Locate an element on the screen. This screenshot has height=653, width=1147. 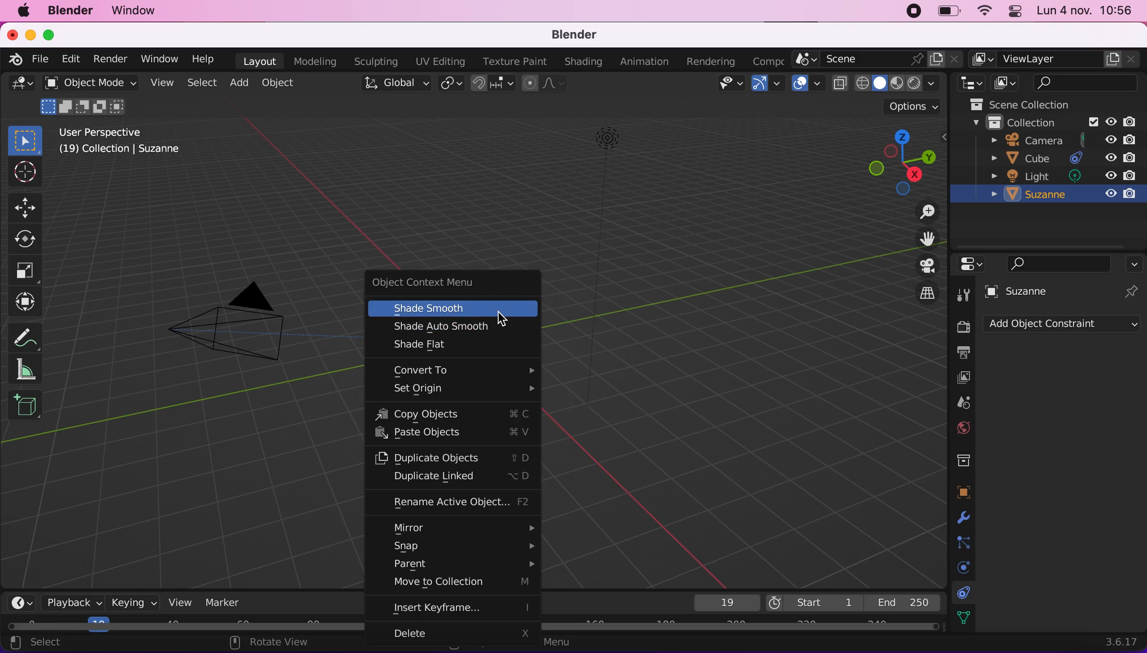
camera is located at coordinates (224, 330).